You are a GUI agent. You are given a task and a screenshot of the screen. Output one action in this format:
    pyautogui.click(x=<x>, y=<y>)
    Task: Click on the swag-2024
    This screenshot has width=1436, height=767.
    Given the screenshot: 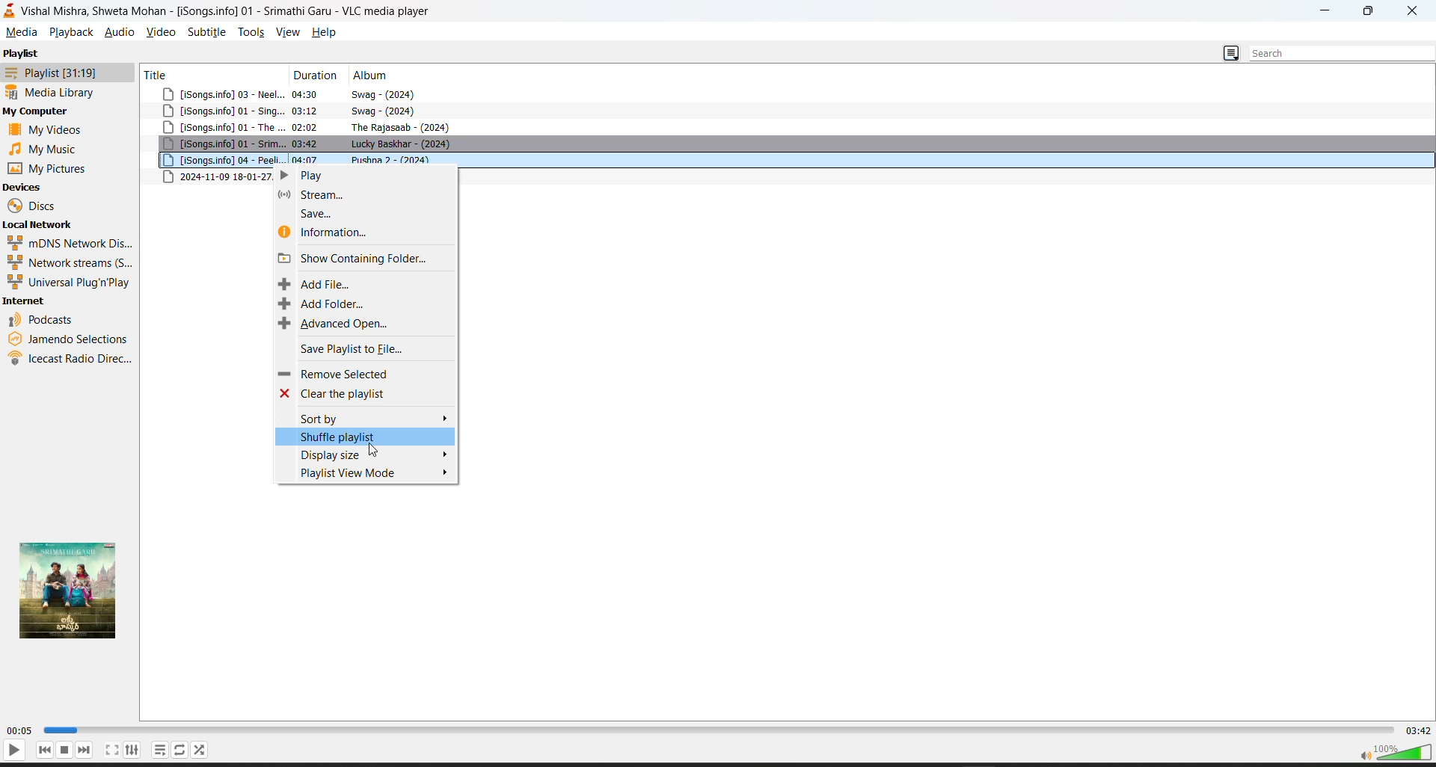 What is the action you would take?
    pyautogui.click(x=390, y=110)
    